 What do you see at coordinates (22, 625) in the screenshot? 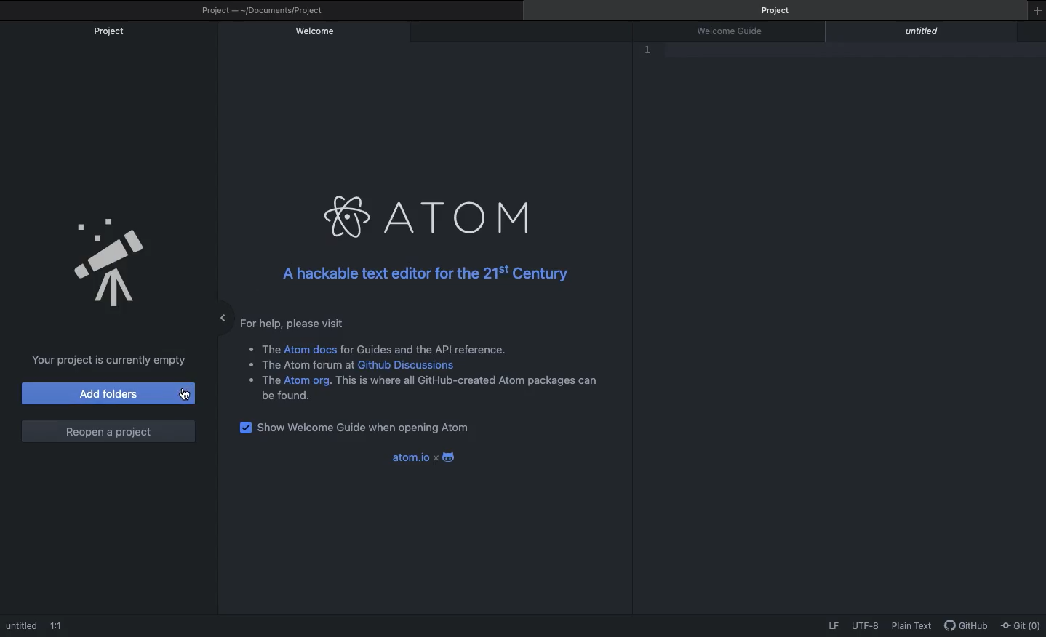
I see `Untitled` at bounding box center [22, 625].